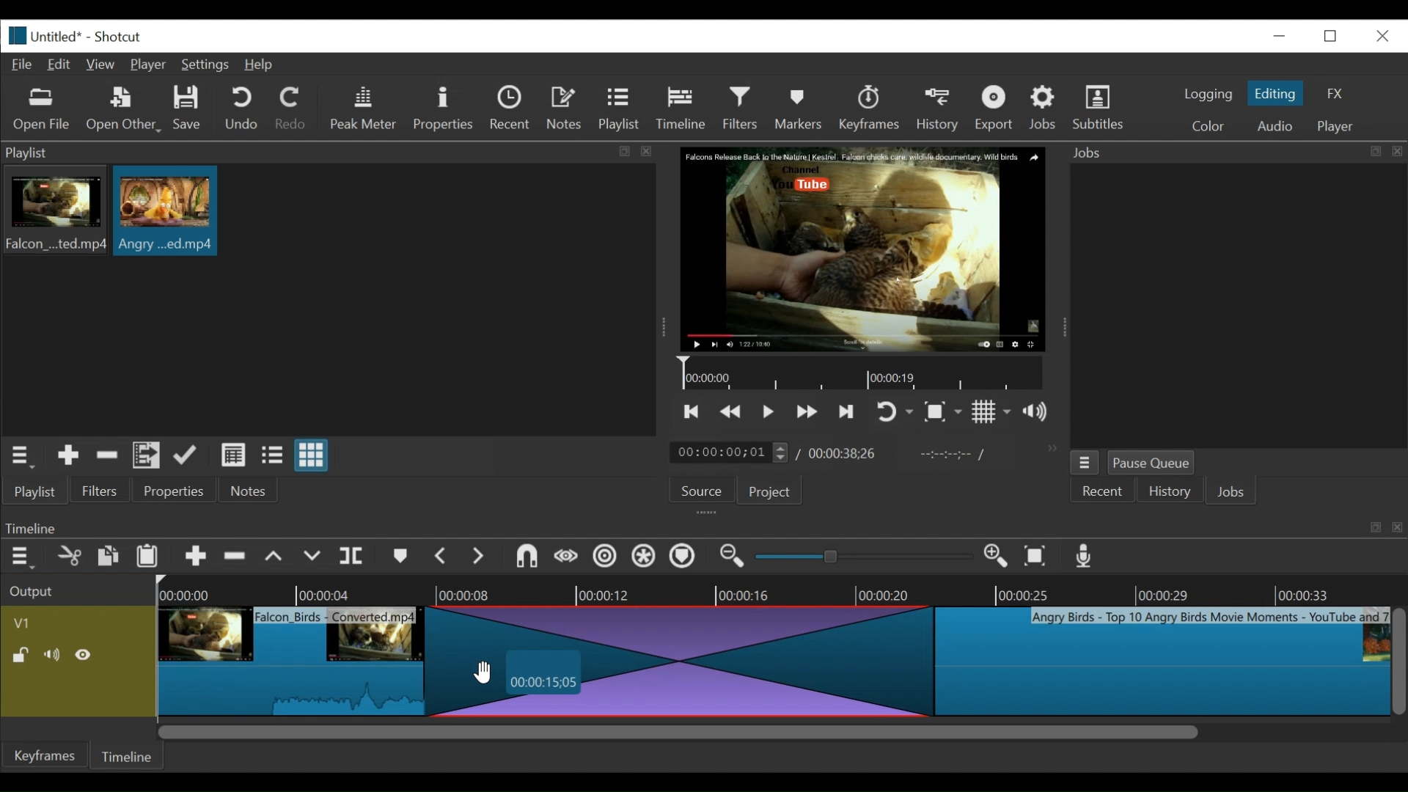 The height and width of the screenshot is (792, 1408). I want to click on close, so click(1381, 34).